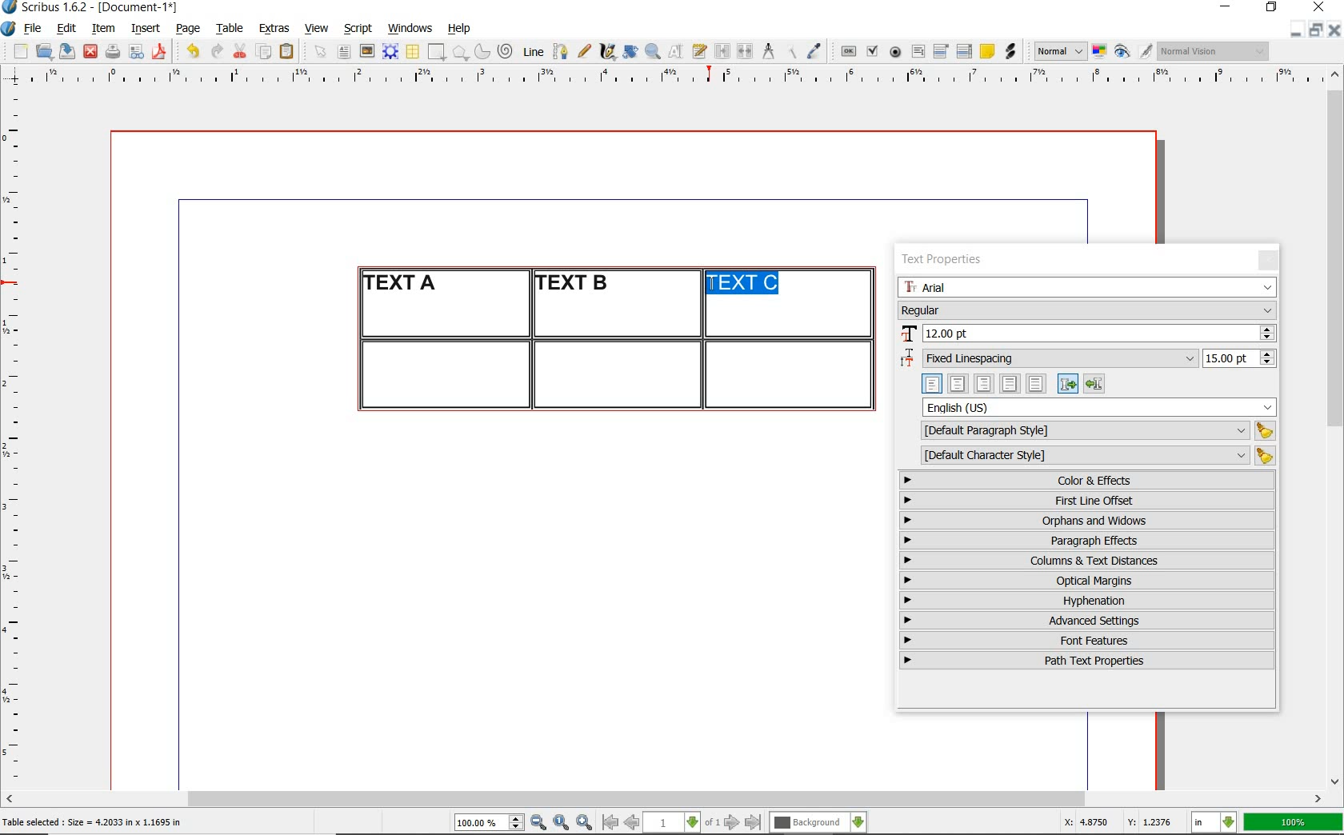 This screenshot has width=1344, height=835. Describe the element at coordinates (871, 52) in the screenshot. I see `pdf check box` at that location.